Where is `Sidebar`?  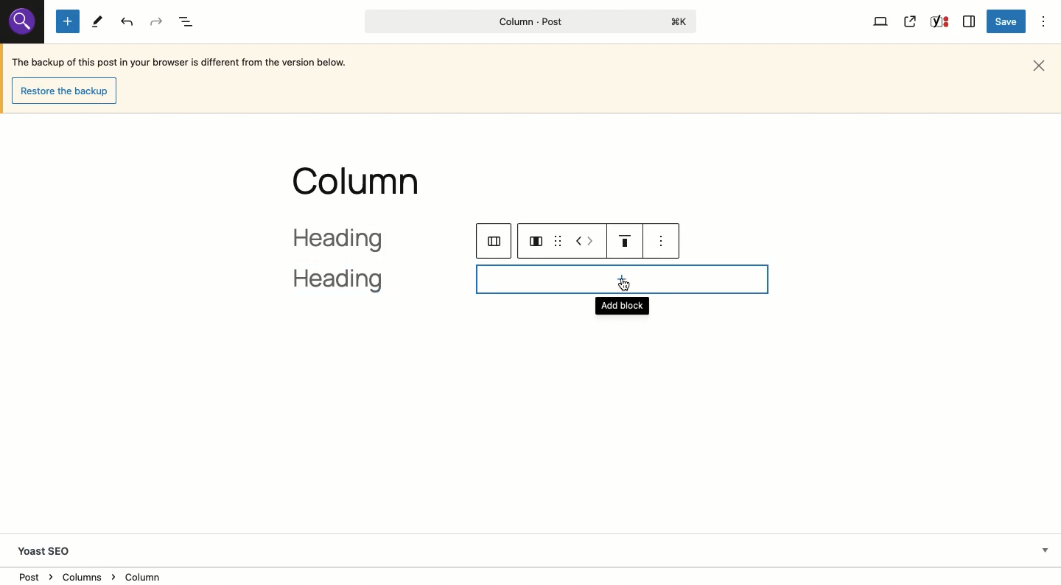
Sidebar is located at coordinates (970, 20).